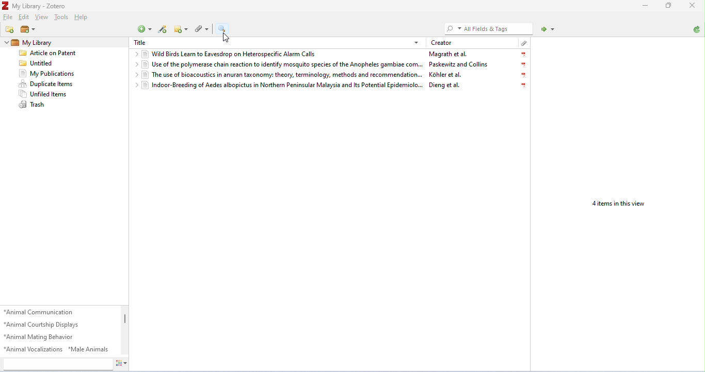 This screenshot has width=705, height=372. Describe the element at coordinates (448, 54) in the screenshot. I see `Magrath et al.` at that location.